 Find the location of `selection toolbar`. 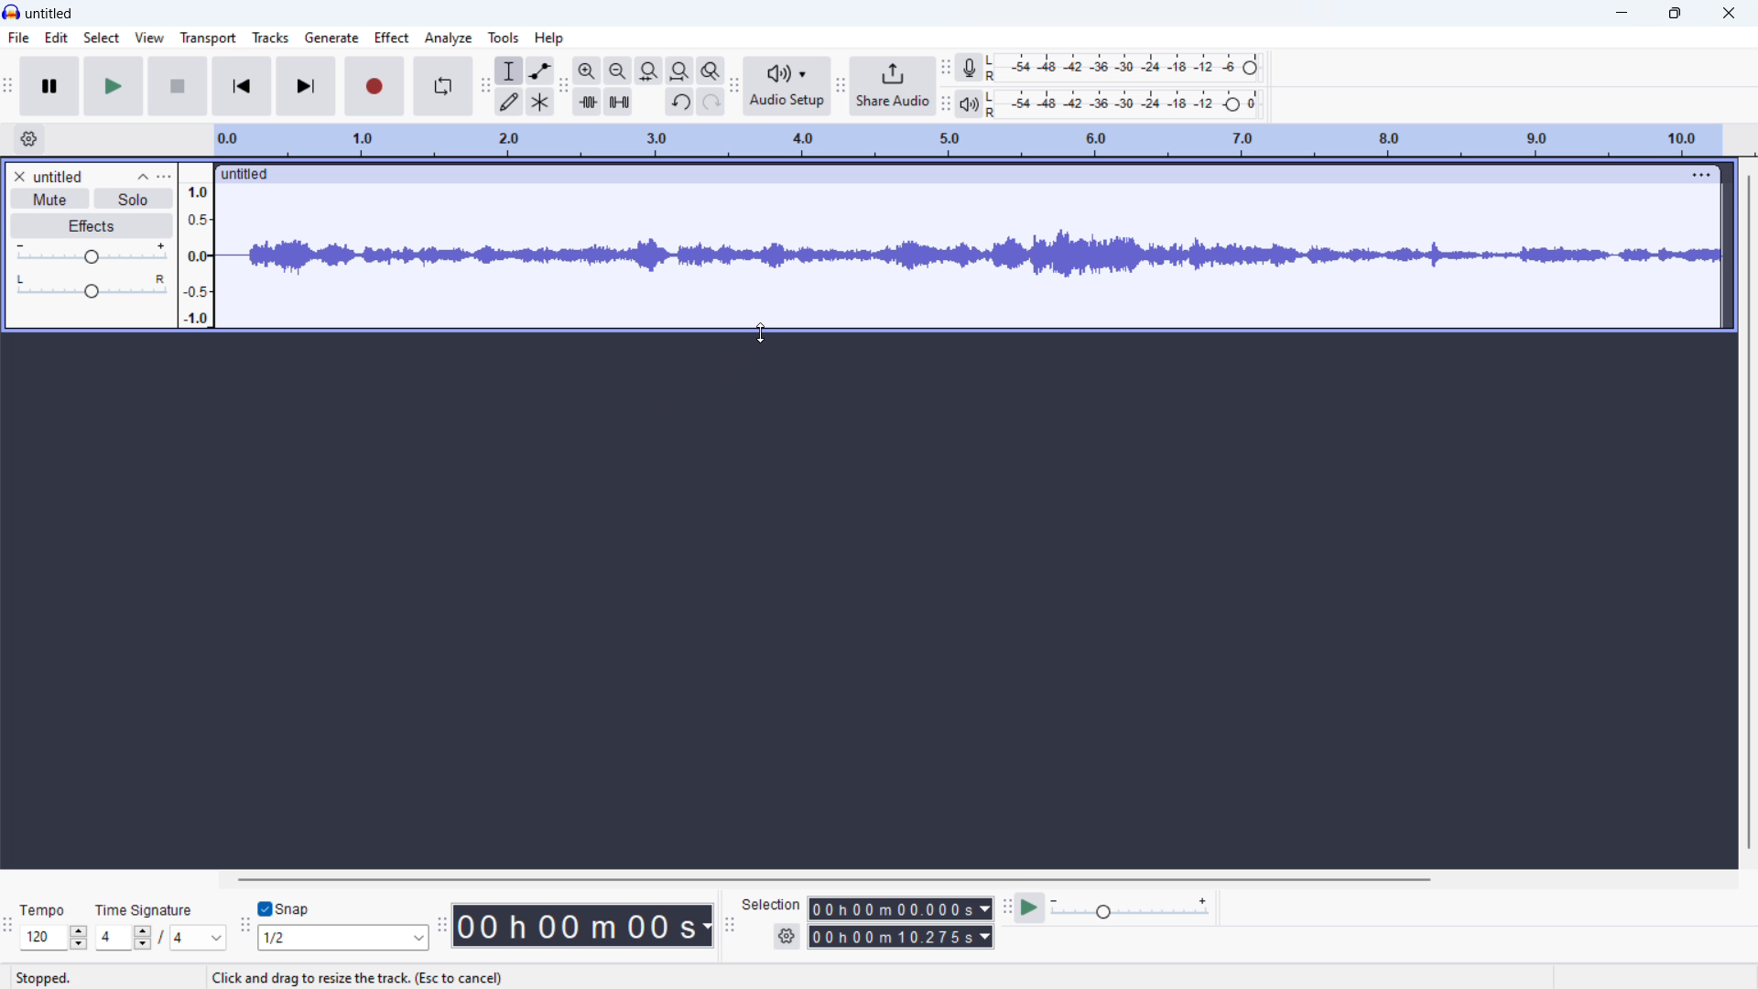

selection toolbar is located at coordinates (729, 926).